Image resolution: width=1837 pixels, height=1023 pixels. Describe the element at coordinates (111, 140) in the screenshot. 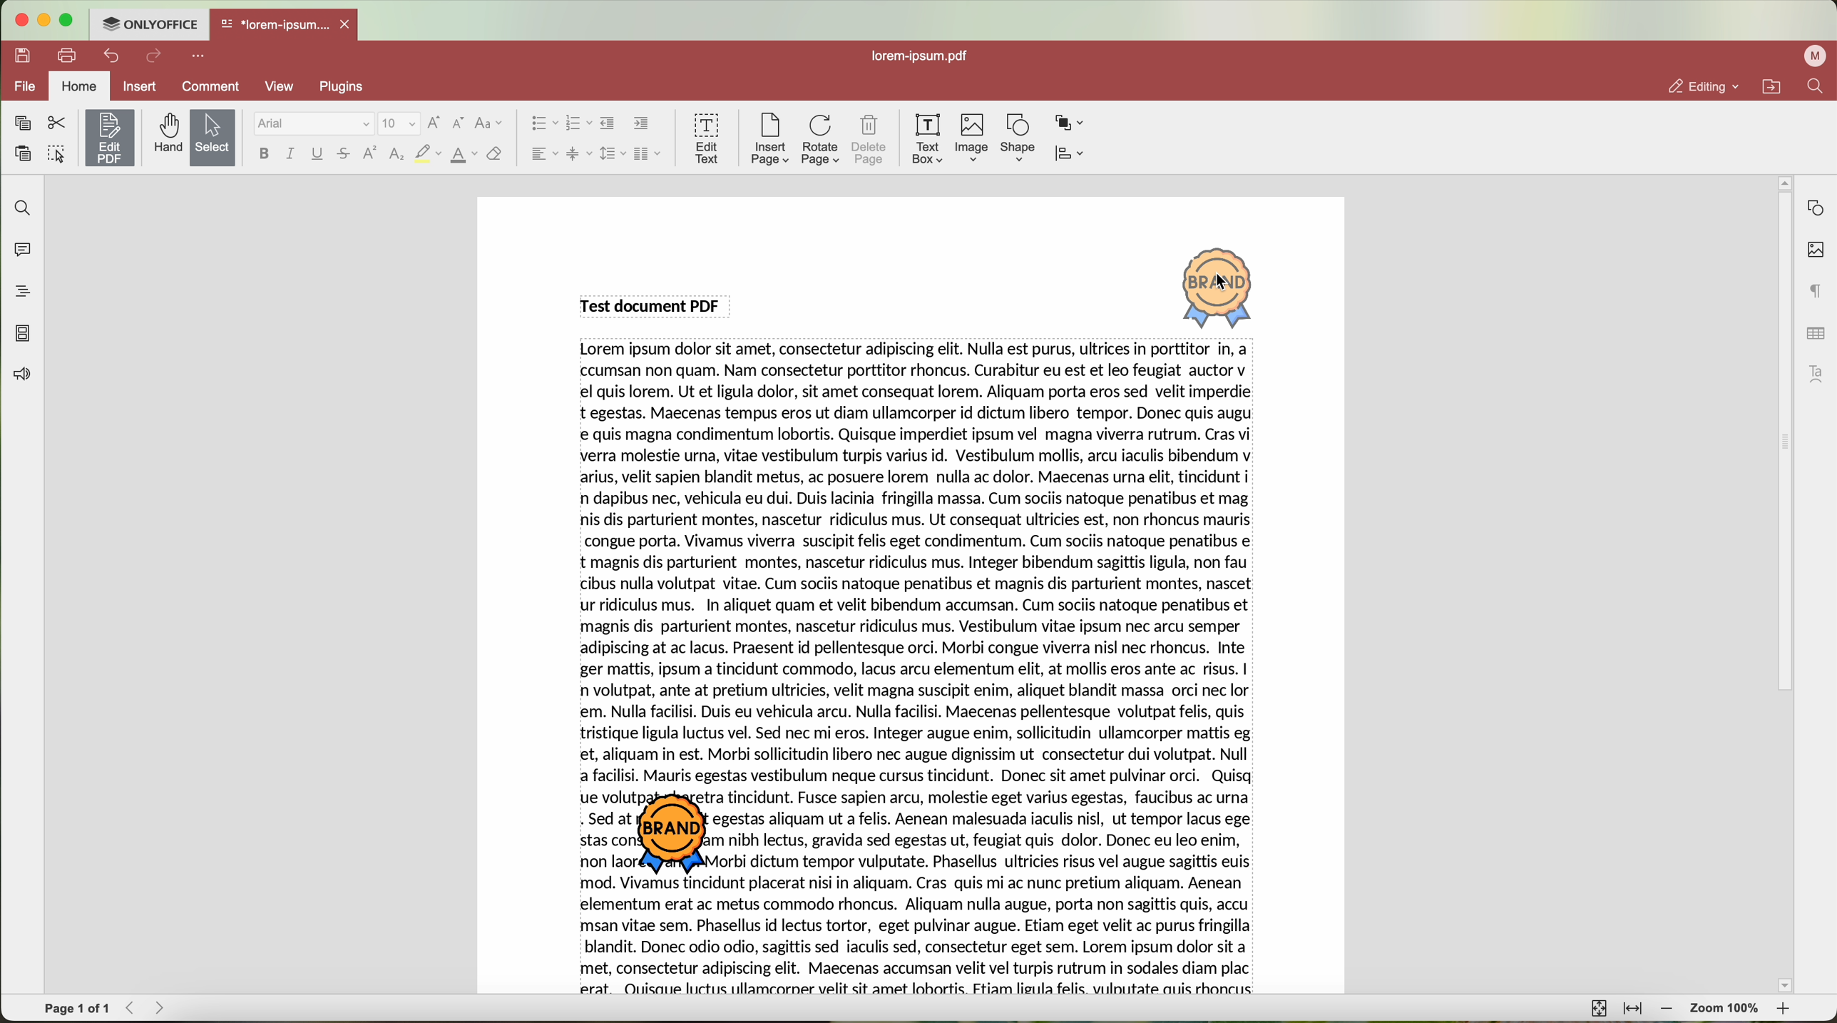

I see `click on edit PDF` at that location.